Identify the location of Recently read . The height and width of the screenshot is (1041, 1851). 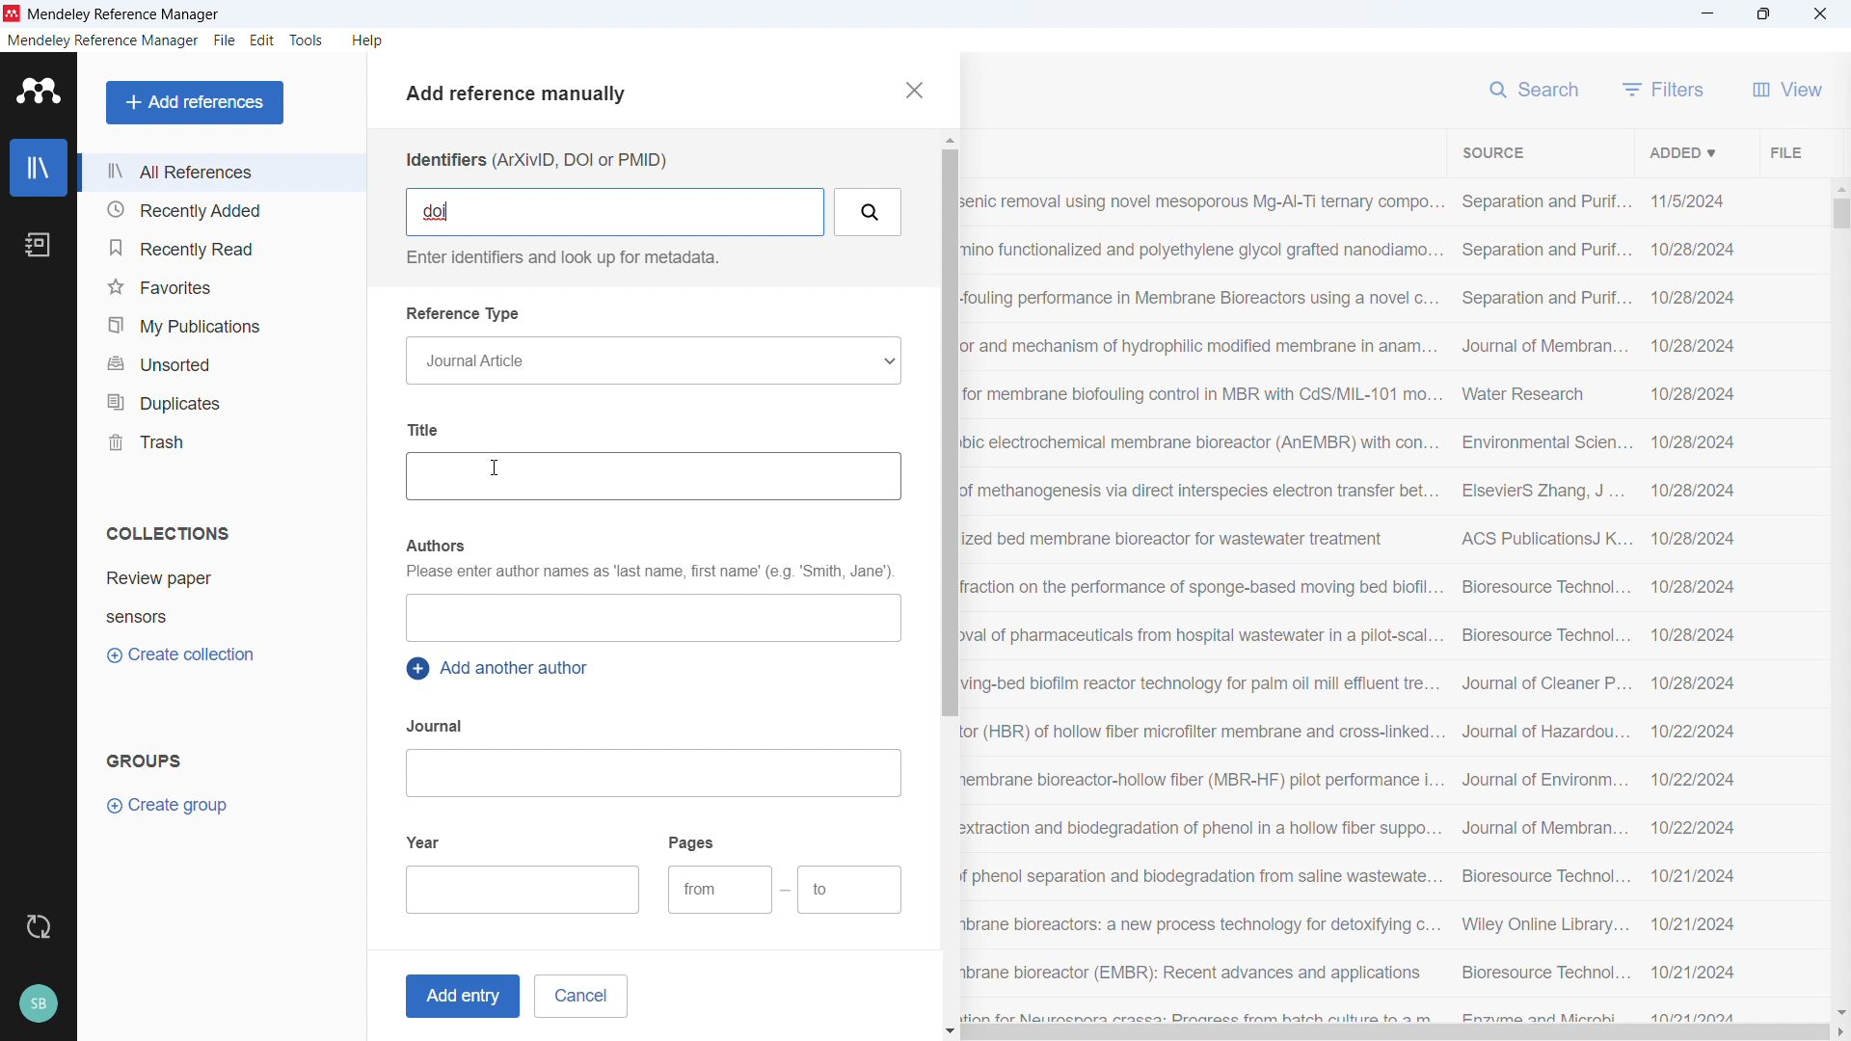
(219, 248).